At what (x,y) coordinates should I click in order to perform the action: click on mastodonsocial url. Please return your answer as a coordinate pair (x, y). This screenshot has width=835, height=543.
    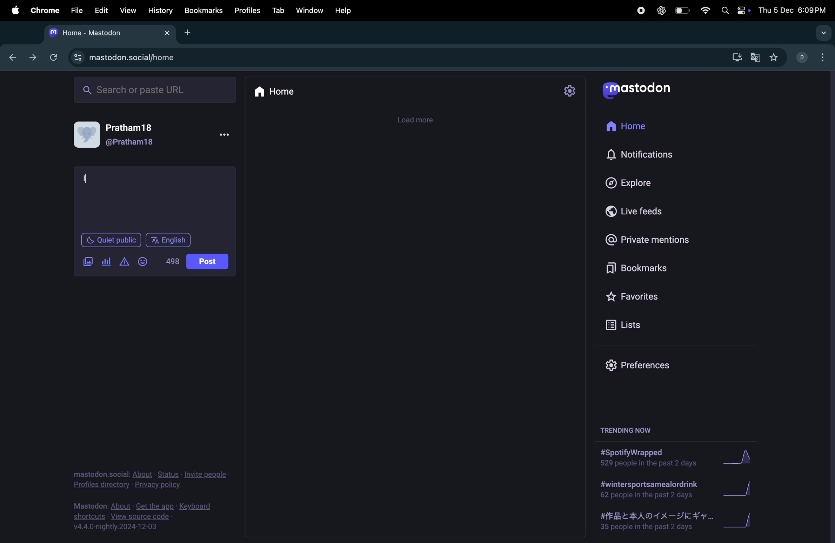
    Looking at the image, I should click on (126, 58).